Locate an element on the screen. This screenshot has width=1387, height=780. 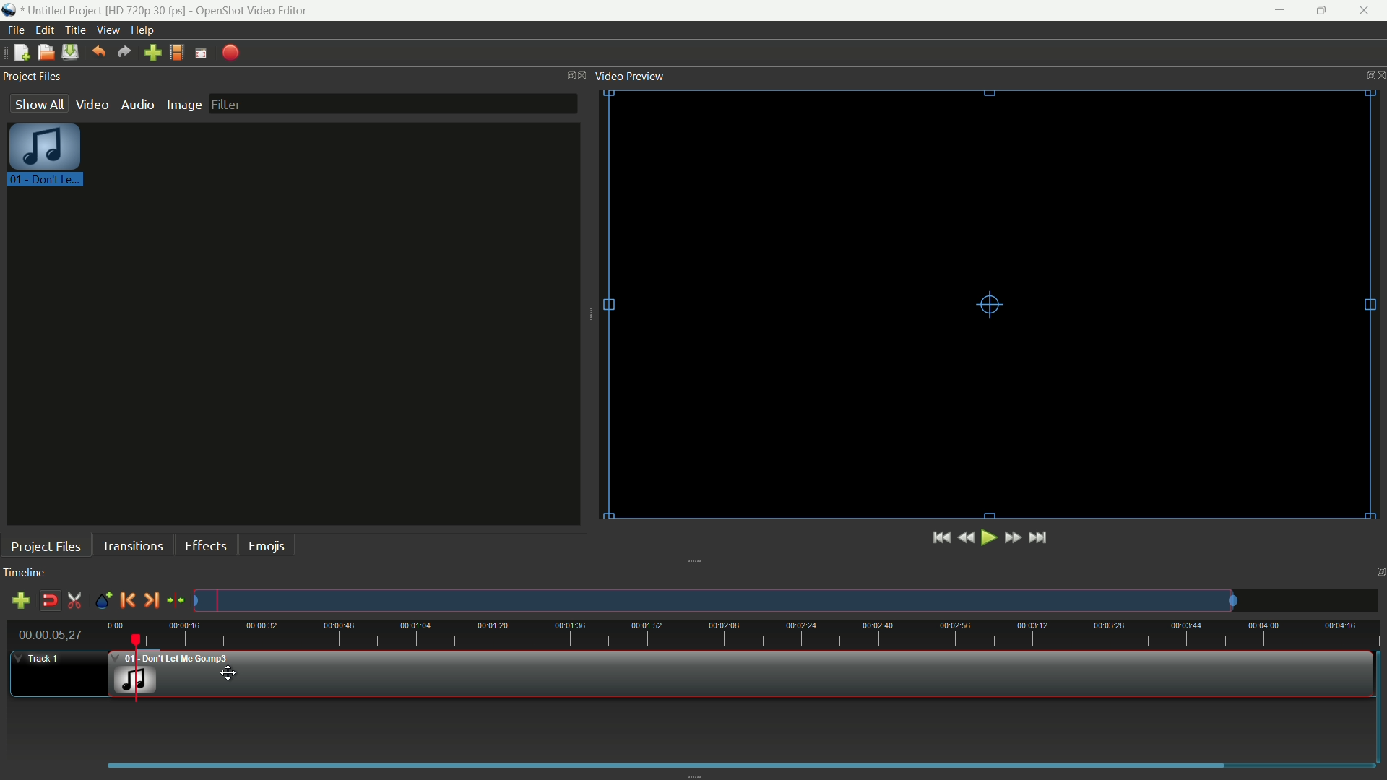
disable snap is located at coordinates (50, 601).